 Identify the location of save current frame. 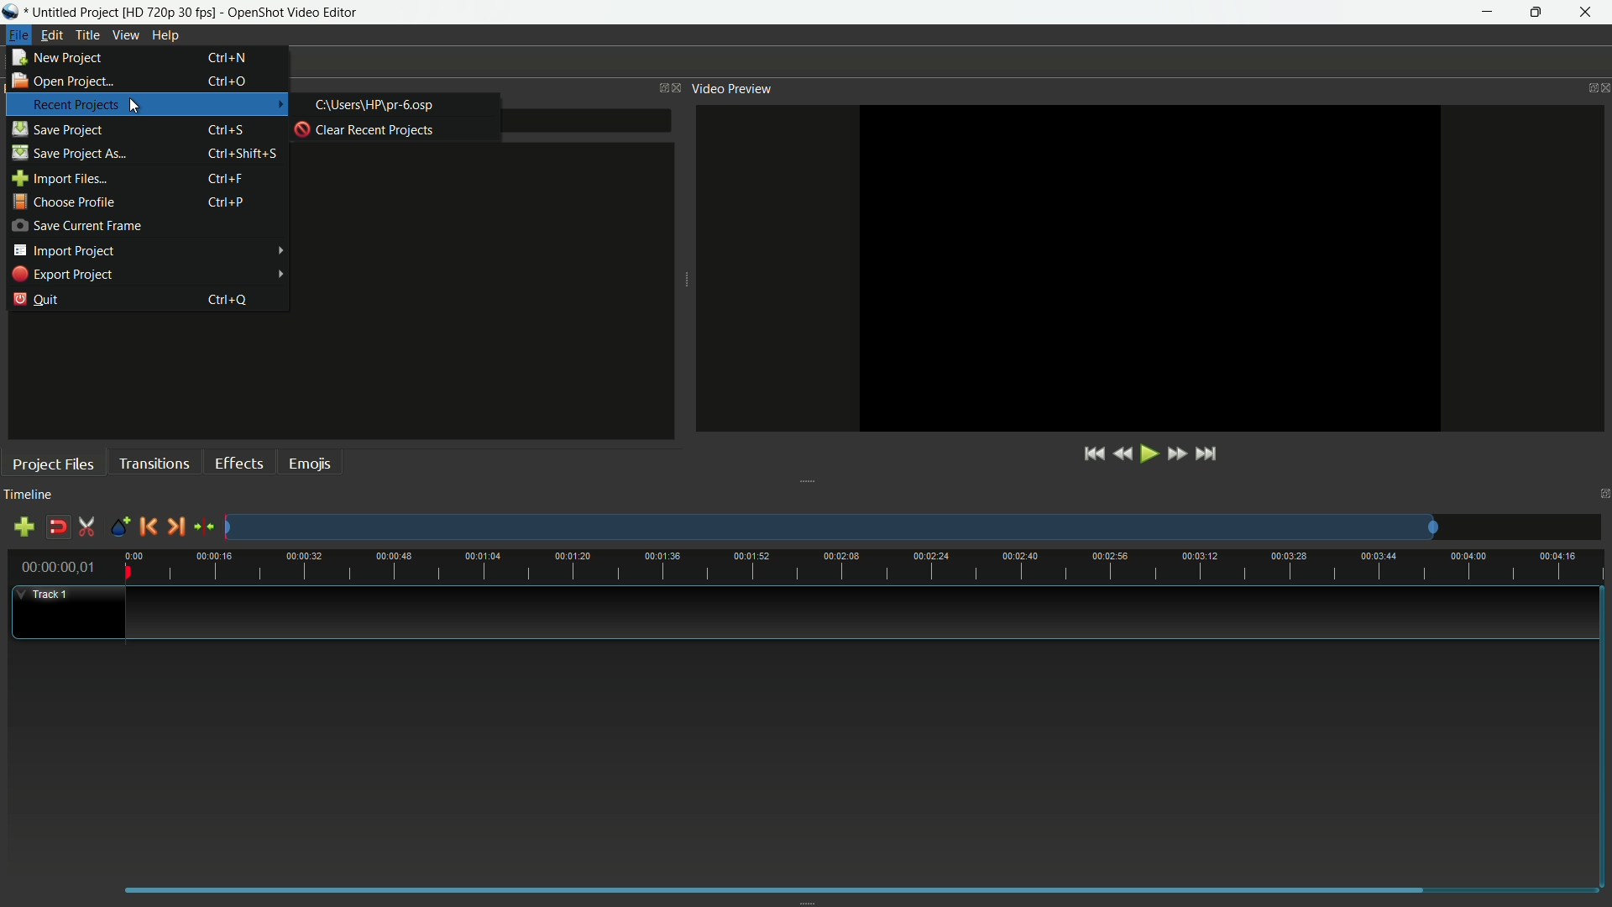
(76, 225).